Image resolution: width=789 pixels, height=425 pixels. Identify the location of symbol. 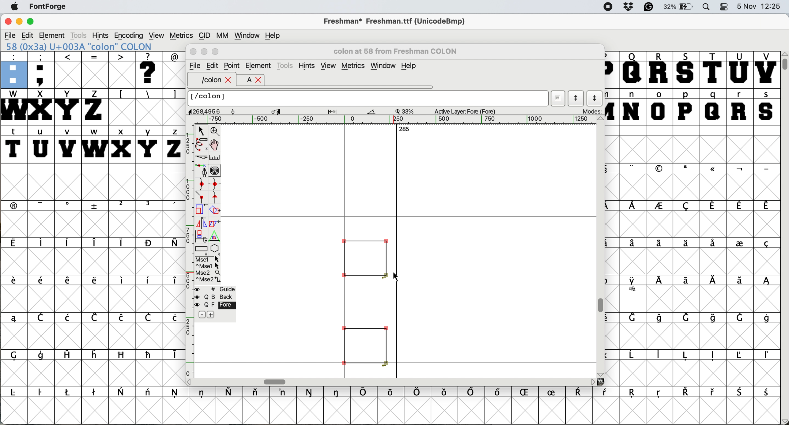
(633, 356).